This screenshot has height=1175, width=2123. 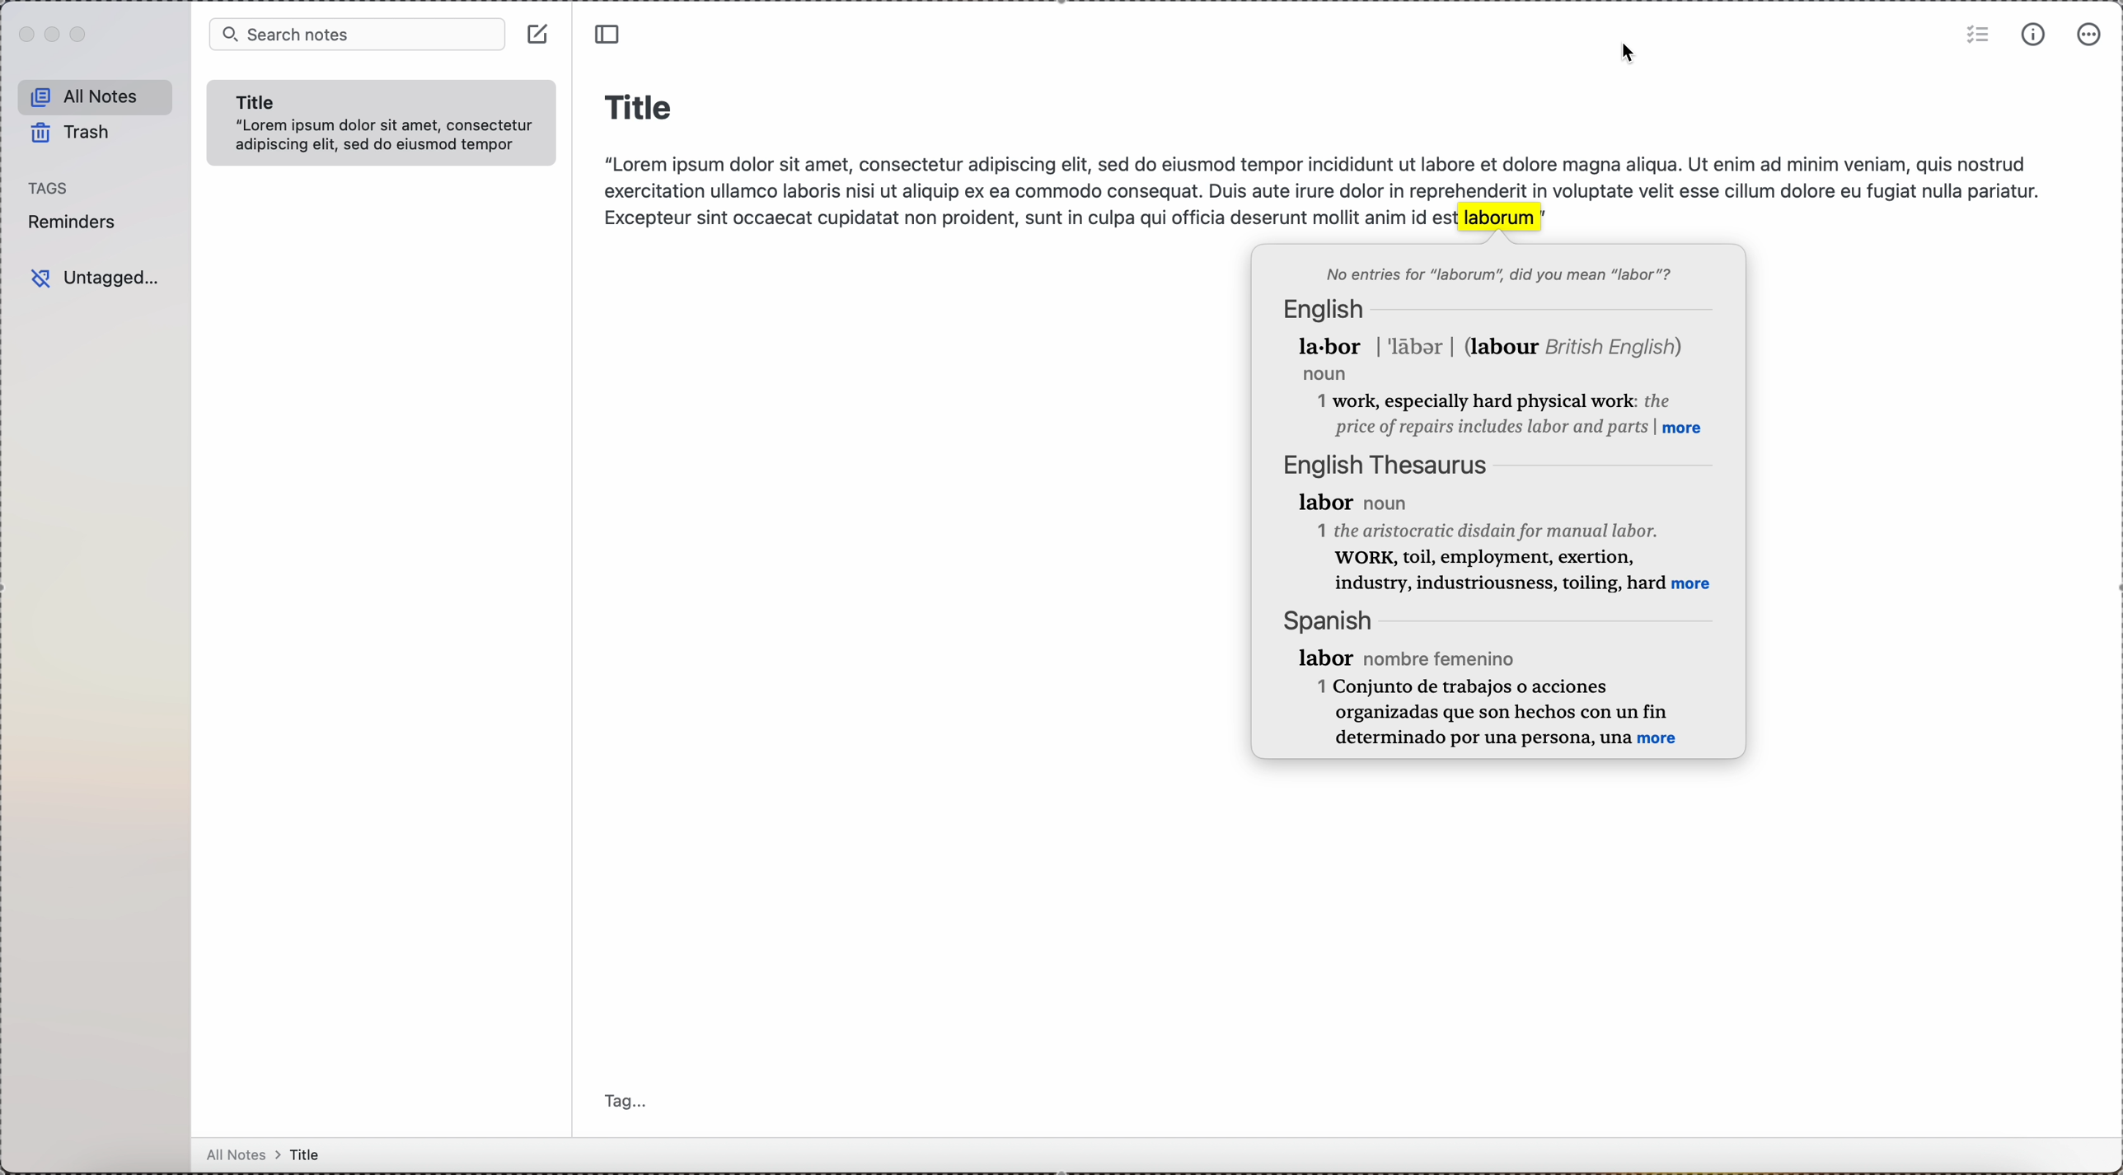 I want to click on tags, so click(x=53, y=188).